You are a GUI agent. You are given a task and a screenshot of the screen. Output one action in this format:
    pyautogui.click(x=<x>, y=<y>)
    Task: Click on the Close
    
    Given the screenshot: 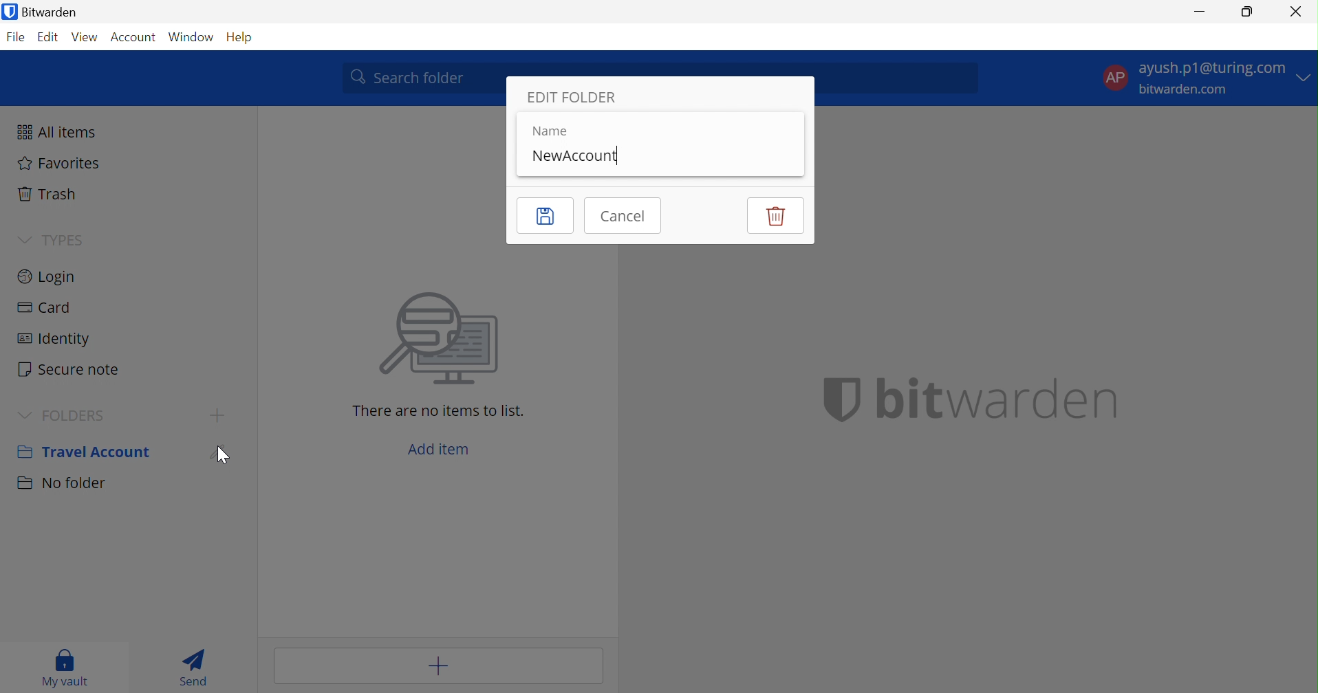 What is the action you would take?
    pyautogui.click(x=1296, y=11)
    